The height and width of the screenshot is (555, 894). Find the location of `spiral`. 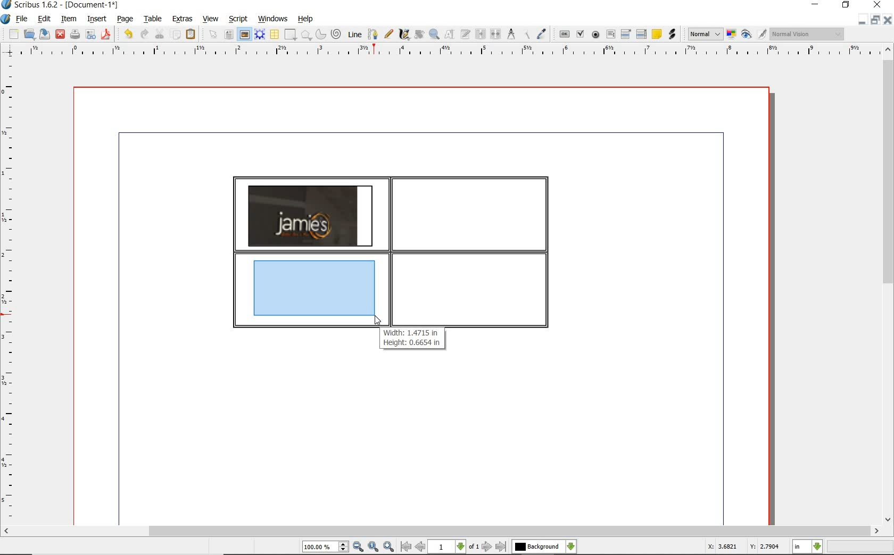

spiral is located at coordinates (337, 35).